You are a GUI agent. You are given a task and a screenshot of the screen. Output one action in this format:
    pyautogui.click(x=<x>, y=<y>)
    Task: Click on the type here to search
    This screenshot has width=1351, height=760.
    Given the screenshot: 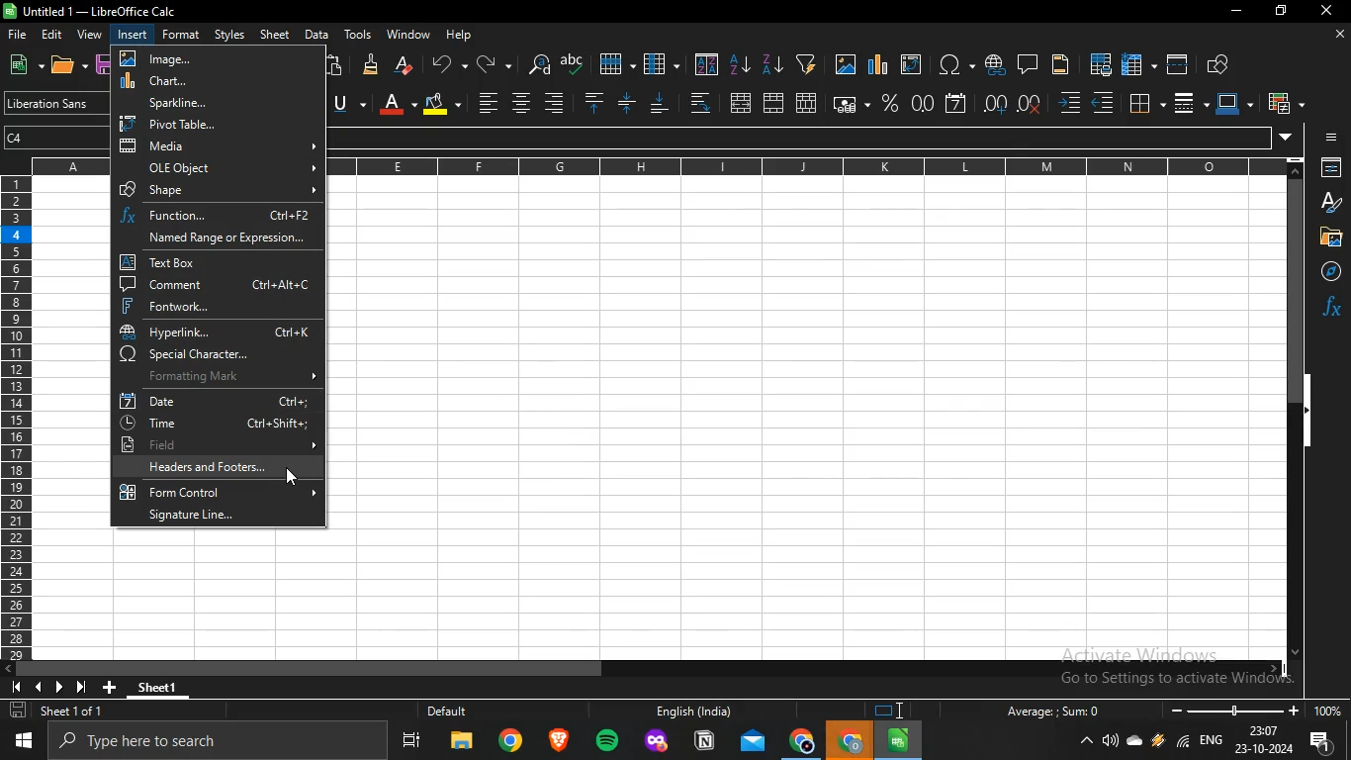 What is the action you would take?
    pyautogui.click(x=223, y=742)
    